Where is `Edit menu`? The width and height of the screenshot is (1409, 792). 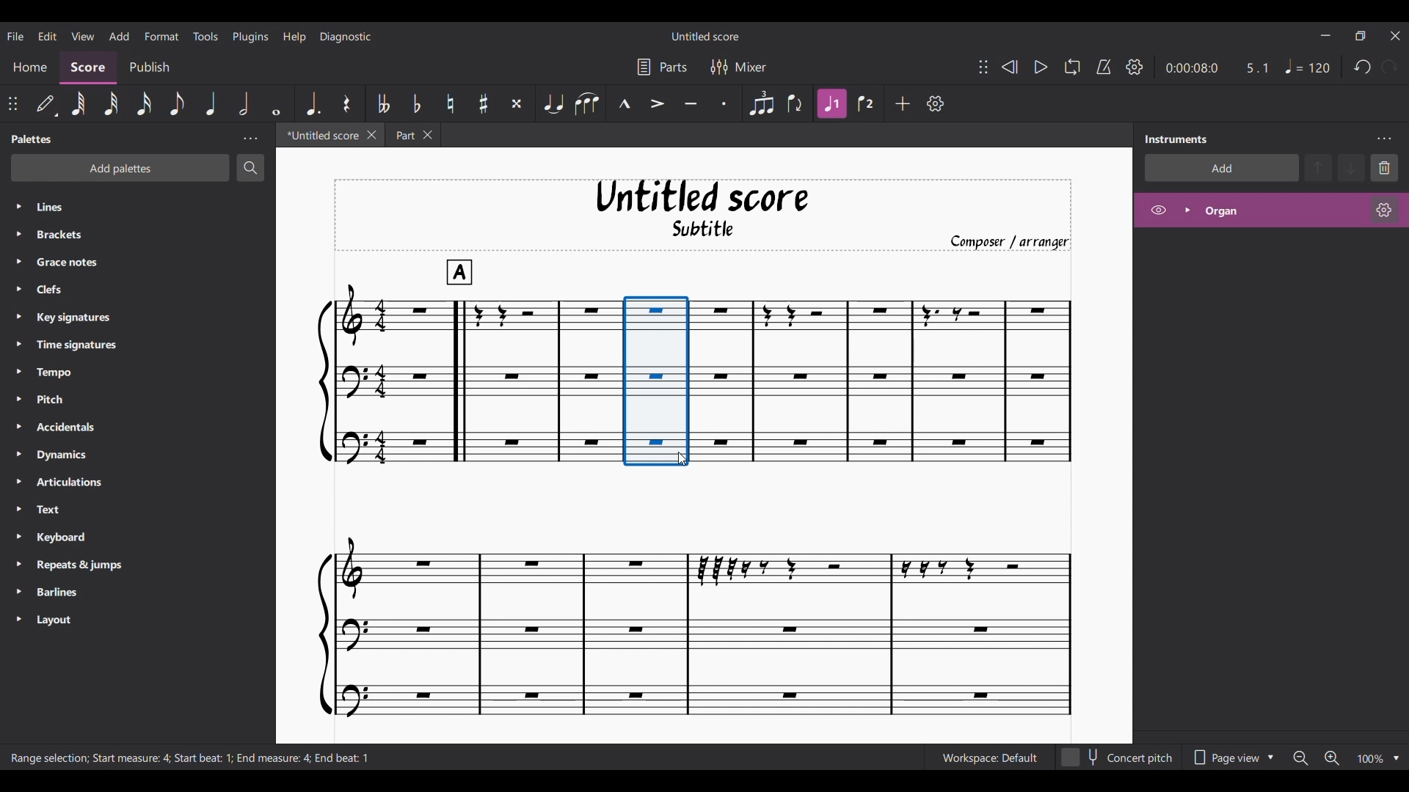
Edit menu is located at coordinates (47, 34).